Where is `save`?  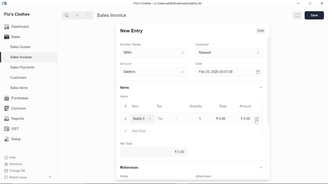
save is located at coordinates (314, 16).